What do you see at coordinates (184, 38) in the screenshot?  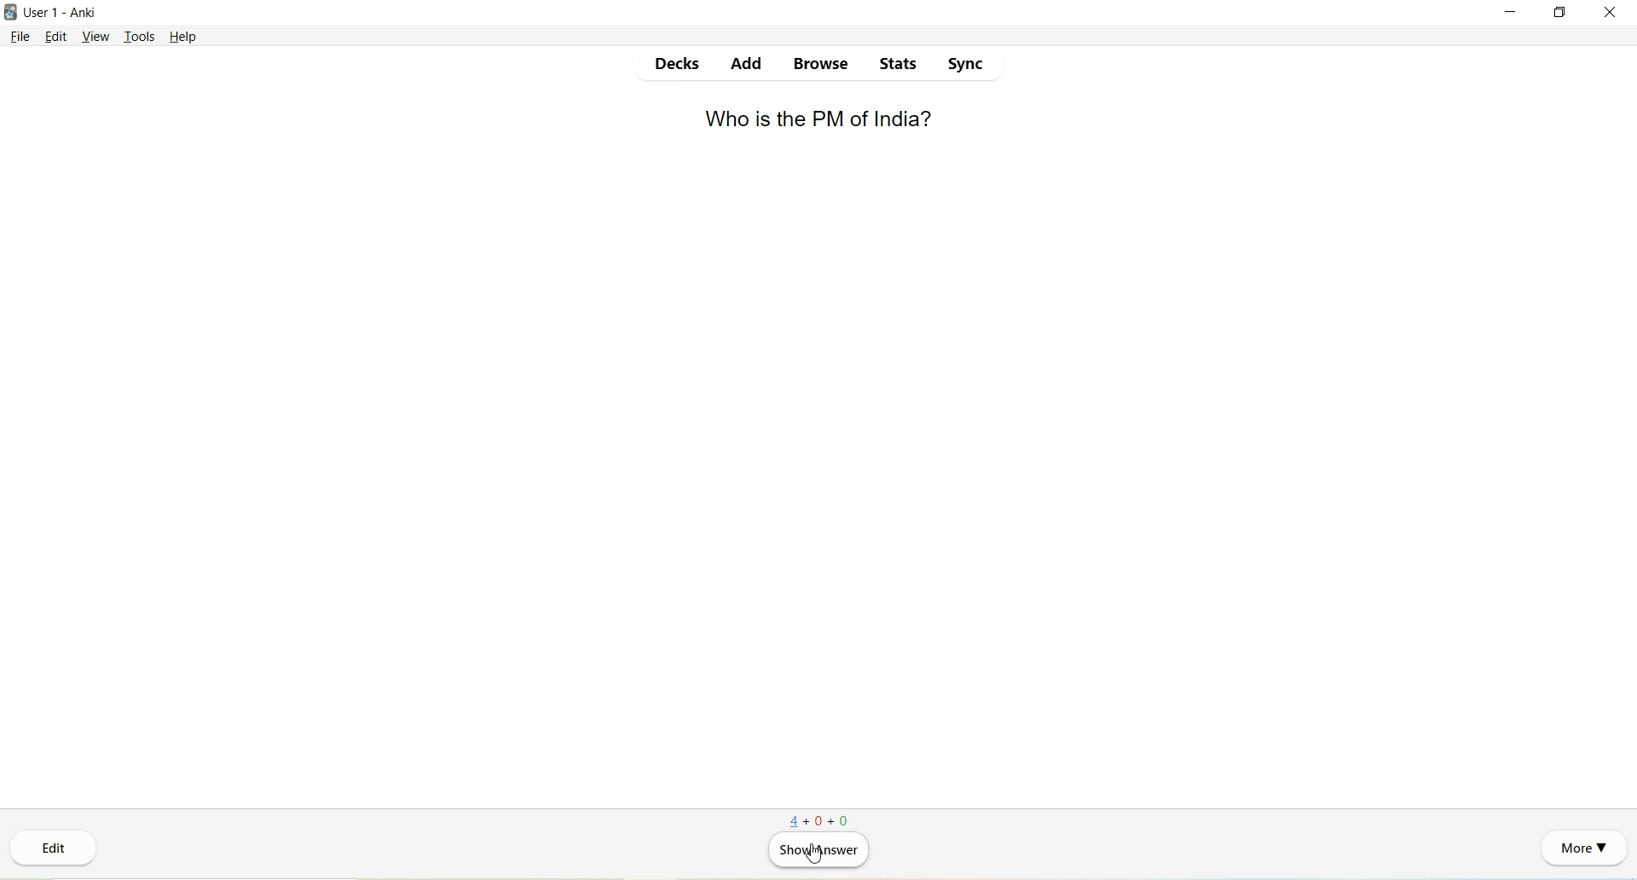 I see `Help` at bounding box center [184, 38].